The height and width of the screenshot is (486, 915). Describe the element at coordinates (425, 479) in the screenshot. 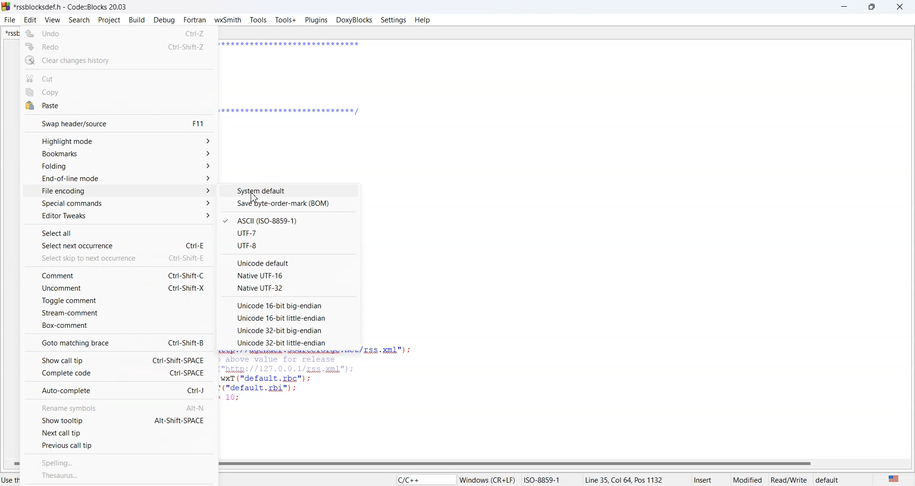

I see `Code language indicator` at that location.